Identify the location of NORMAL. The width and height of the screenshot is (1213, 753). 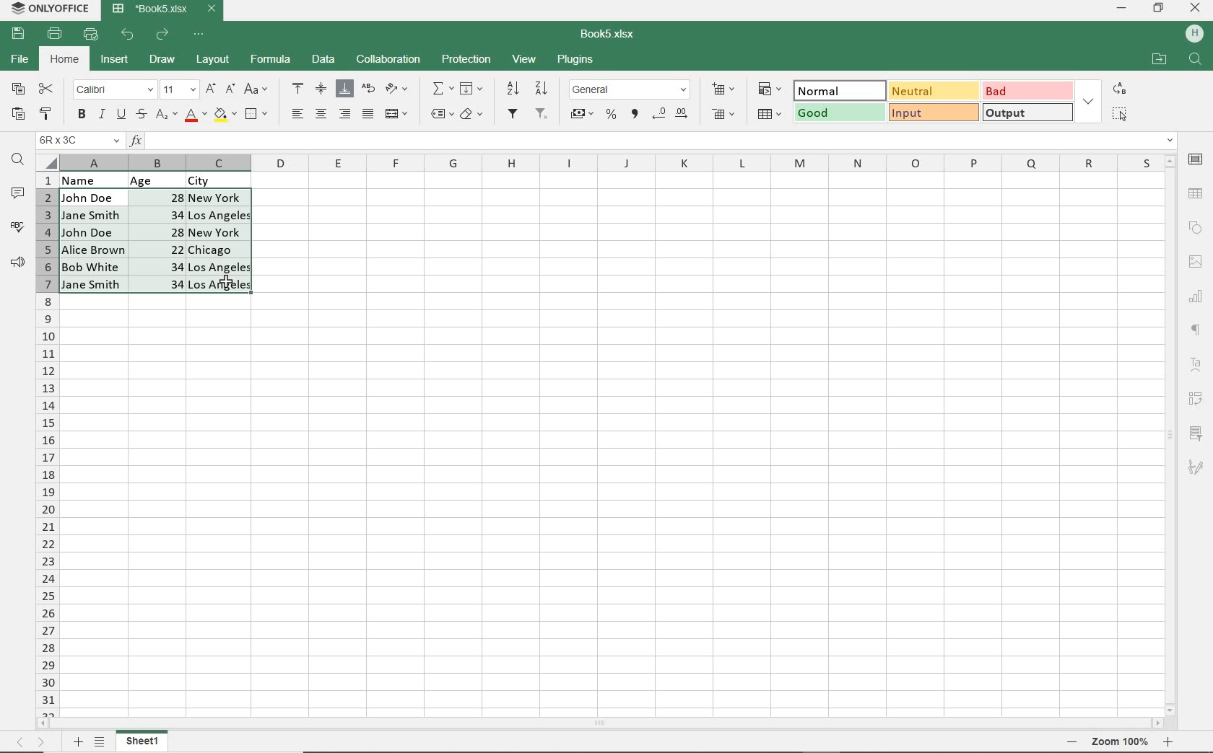
(832, 91).